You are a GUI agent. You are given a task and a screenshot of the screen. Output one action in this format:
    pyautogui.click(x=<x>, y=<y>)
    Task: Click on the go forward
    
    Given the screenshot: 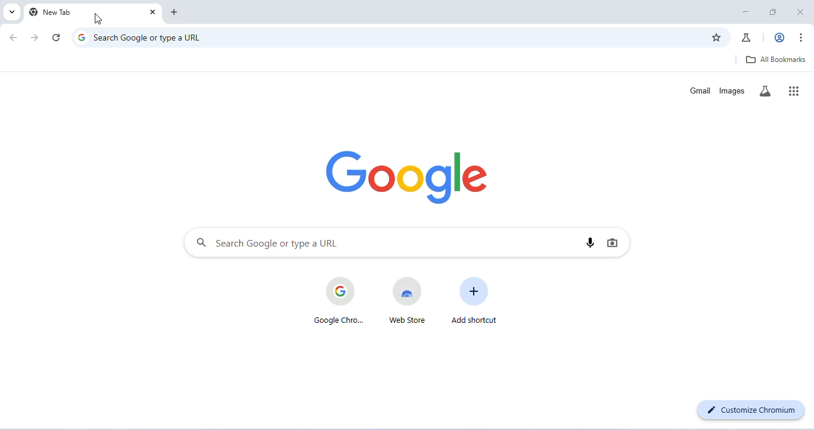 What is the action you would take?
    pyautogui.click(x=36, y=38)
    